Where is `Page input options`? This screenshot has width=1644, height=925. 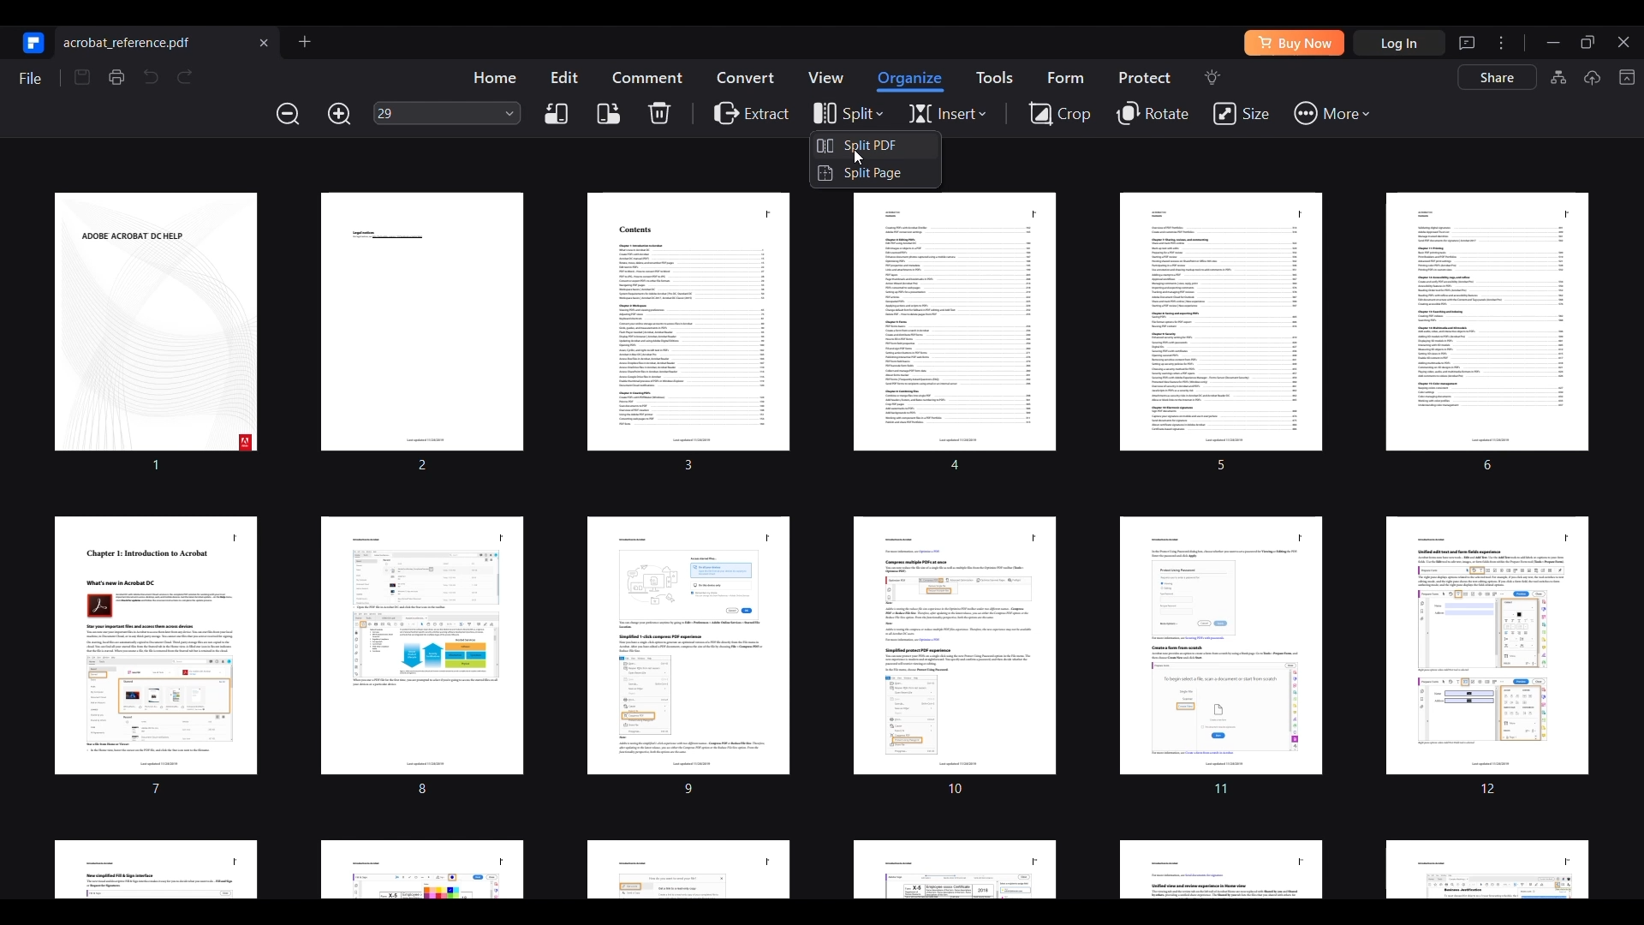
Page input options is located at coordinates (510, 112).